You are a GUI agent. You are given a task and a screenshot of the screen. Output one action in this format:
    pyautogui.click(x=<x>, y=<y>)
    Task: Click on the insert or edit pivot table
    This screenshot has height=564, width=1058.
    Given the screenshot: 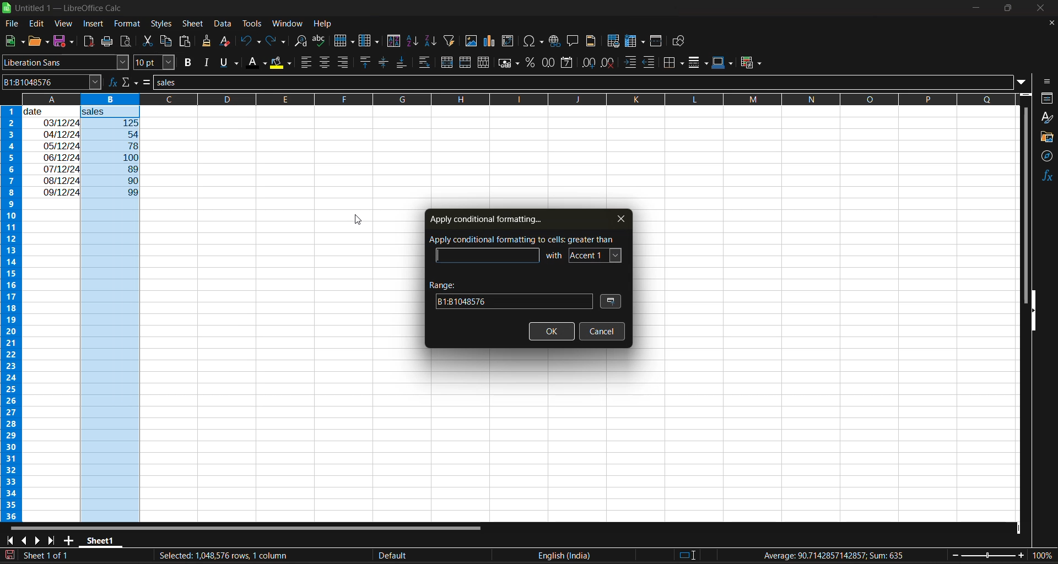 What is the action you would take?
    pyautogui.click(x=508, y=41)
    